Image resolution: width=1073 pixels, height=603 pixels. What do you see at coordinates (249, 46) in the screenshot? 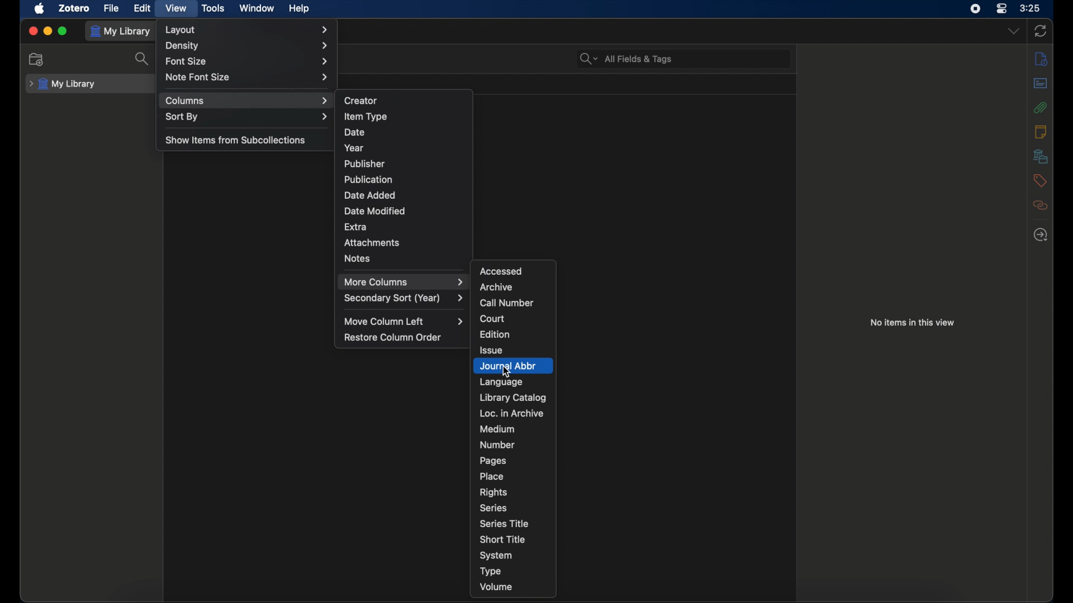
I see `density` at bounding box center [249, 46].